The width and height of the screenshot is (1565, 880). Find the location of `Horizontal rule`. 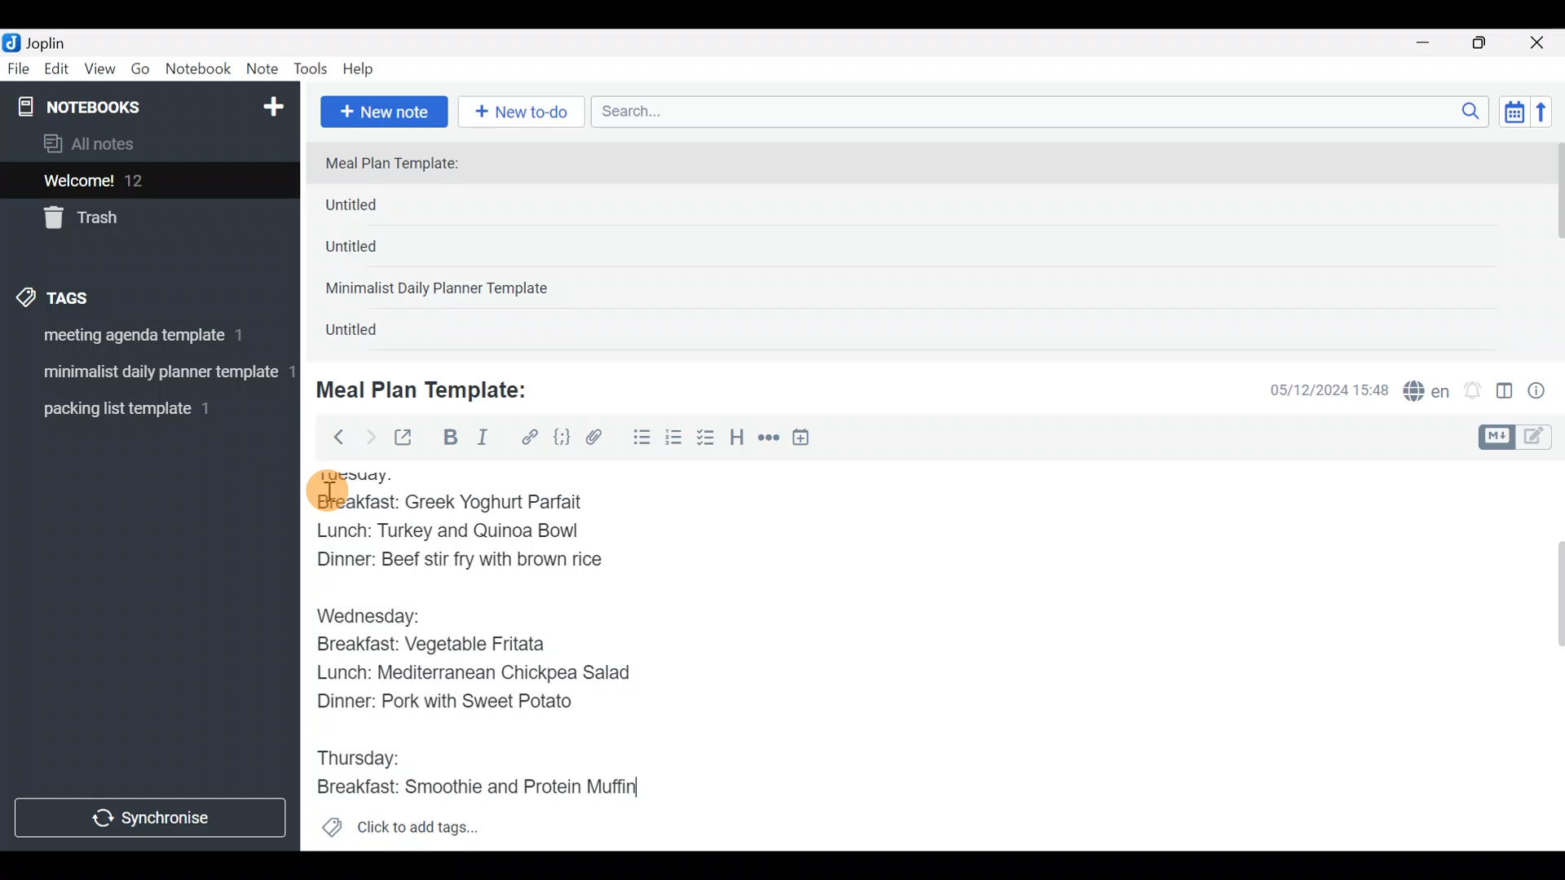

Horizontal rule is located at coordinates (769, 439).